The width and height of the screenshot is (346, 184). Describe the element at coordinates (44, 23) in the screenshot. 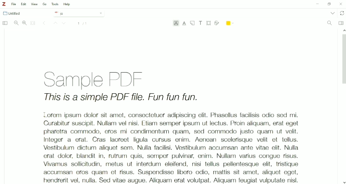

I see `Change Page` at that location.